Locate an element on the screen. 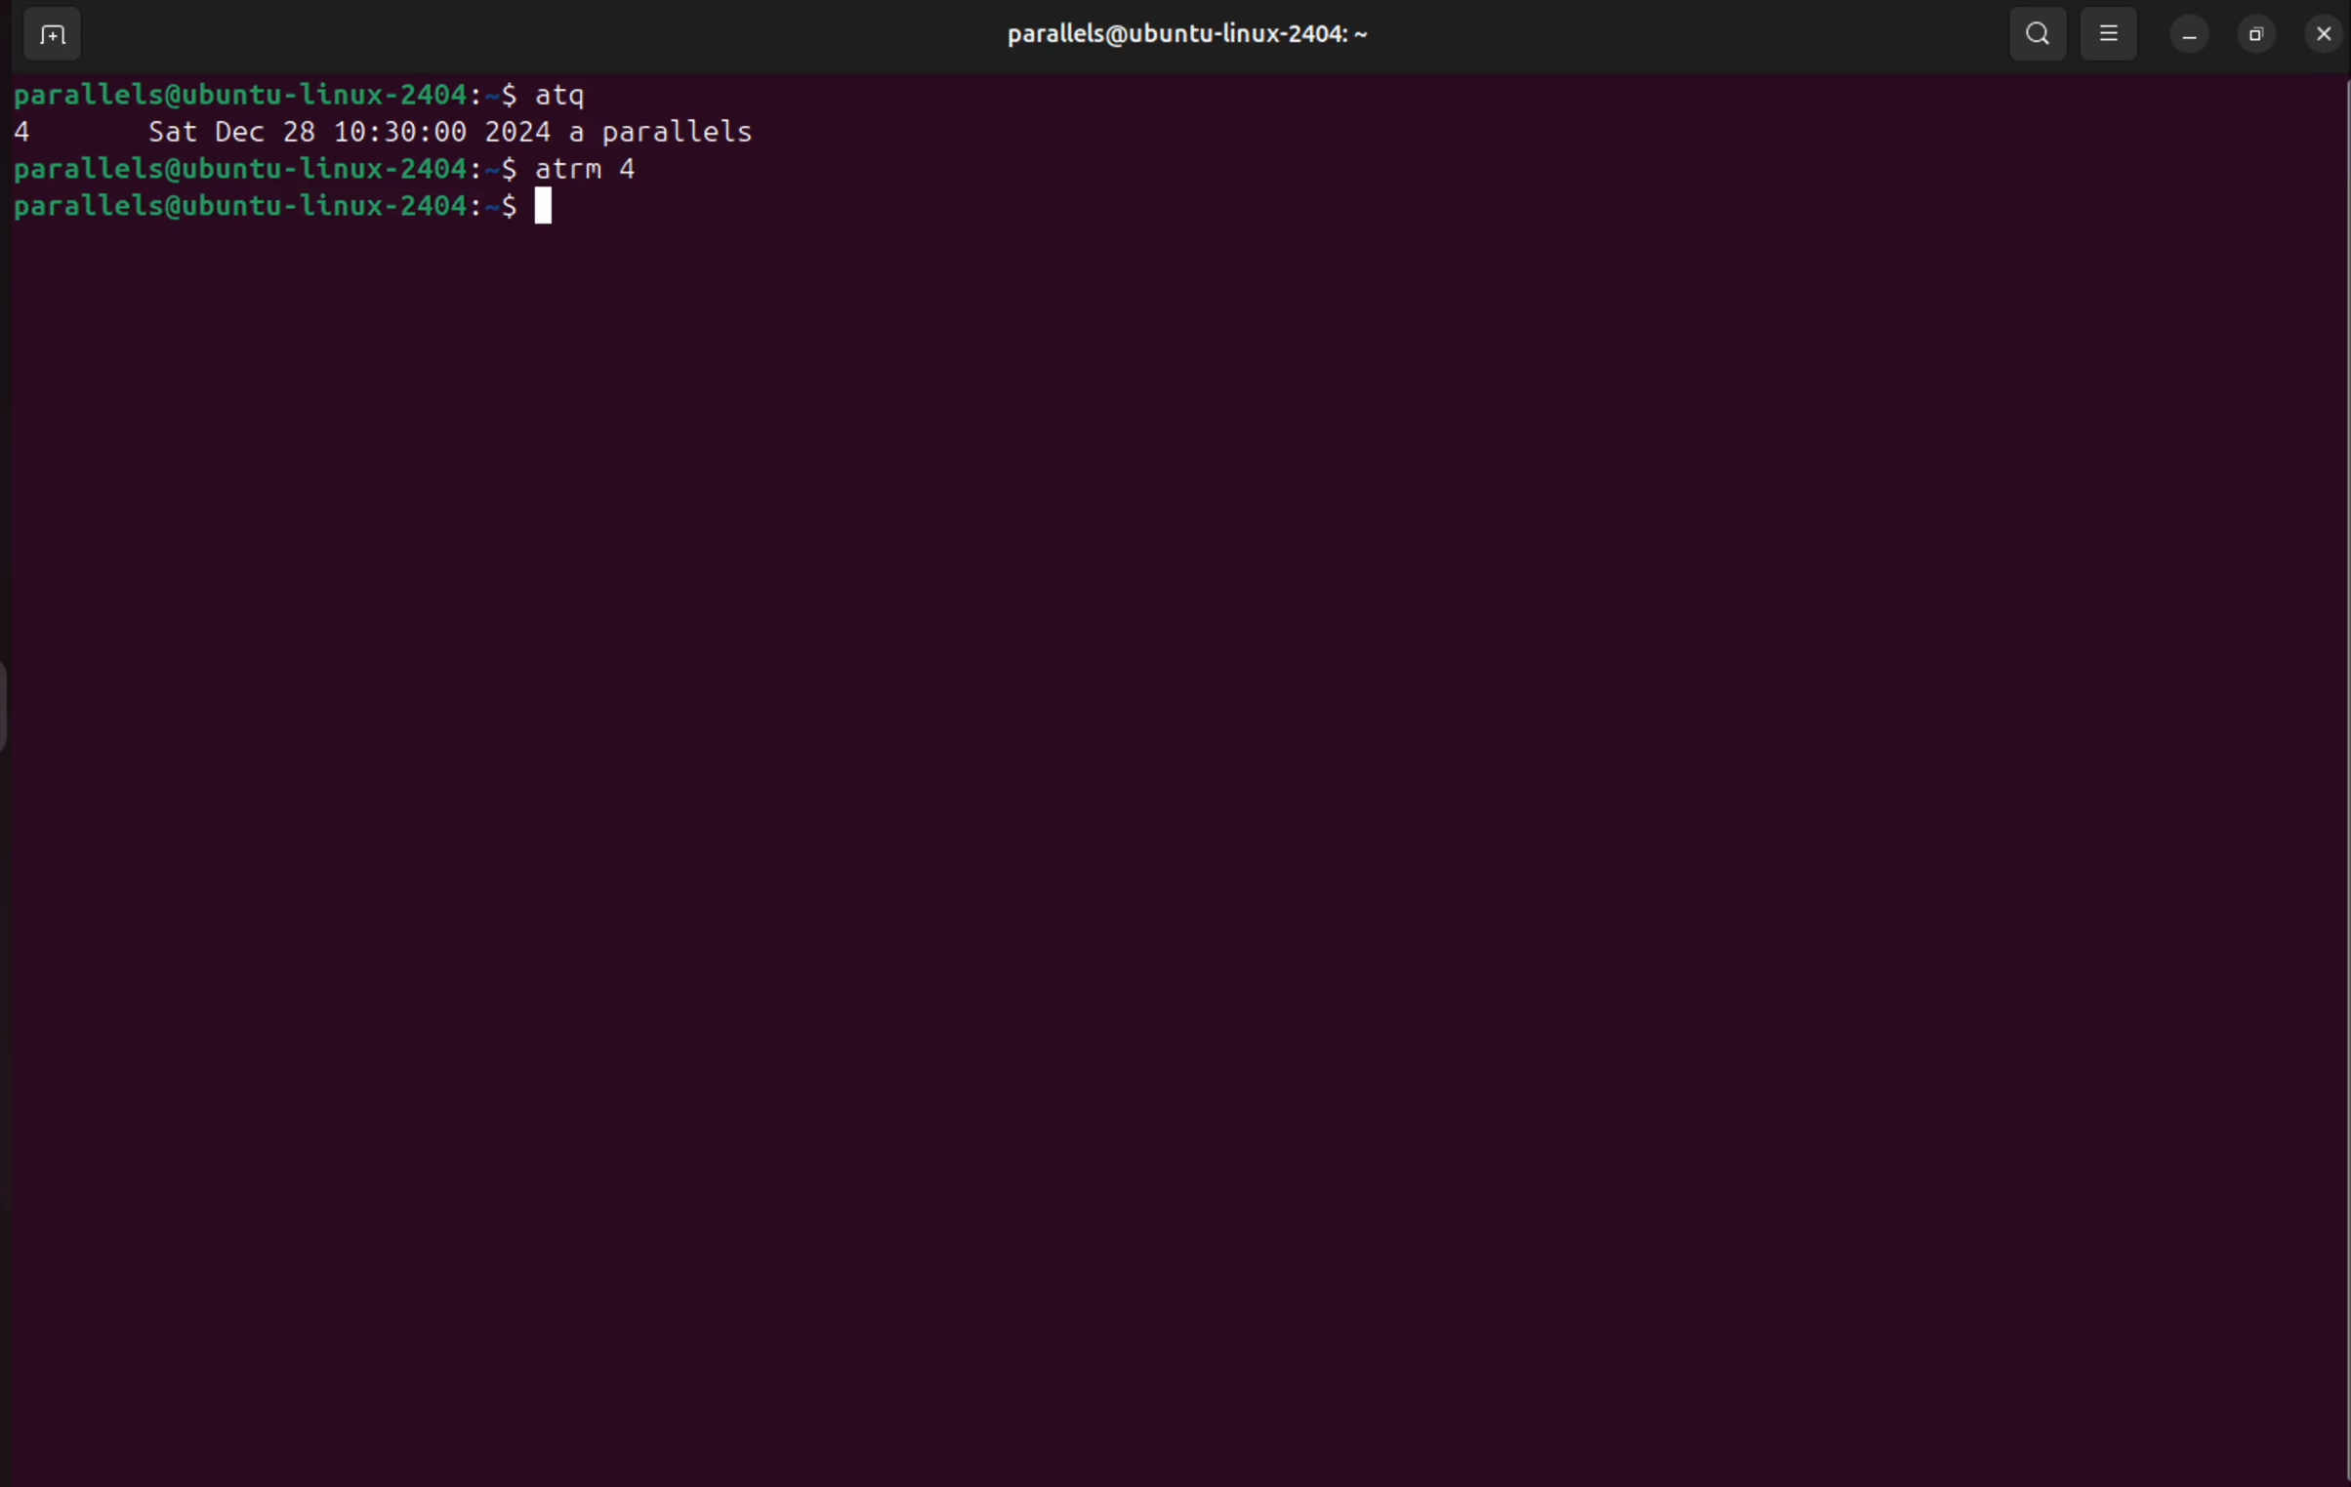 The image size is (2351, 1487). minimize is located at coordinates (2188, 33).